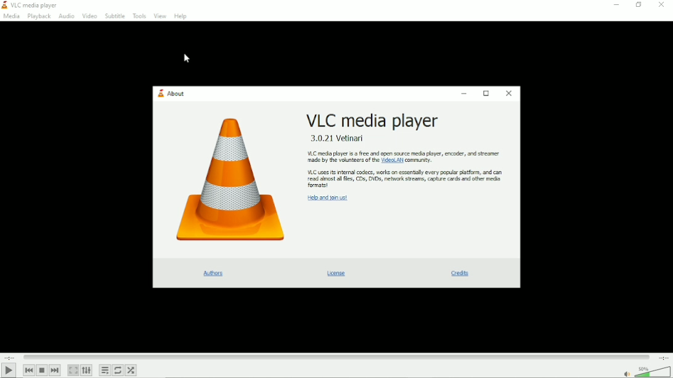 The height and width of the screenshot is (378, 673). Describe the element at coordinates (131, 370) in the screenshot. I see `Random` at that location.